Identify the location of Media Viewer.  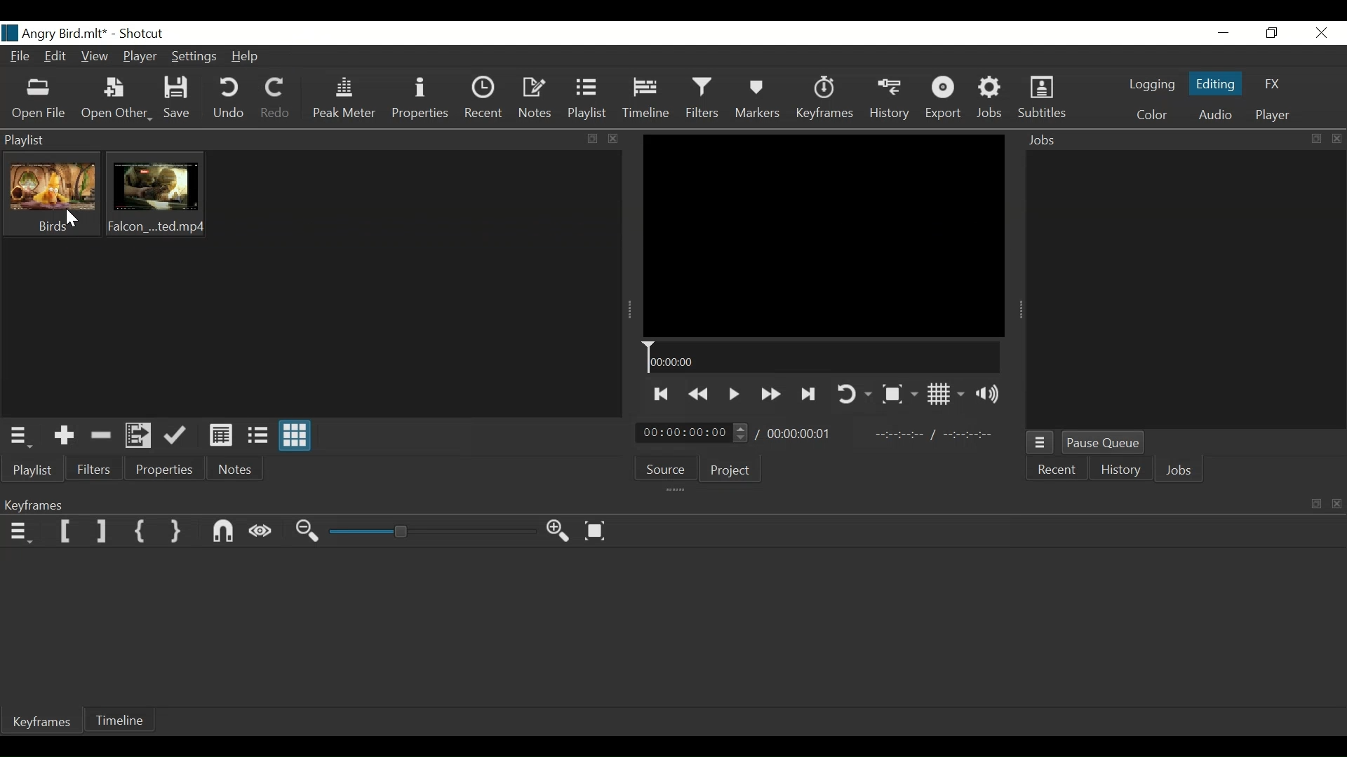
(823, 236).